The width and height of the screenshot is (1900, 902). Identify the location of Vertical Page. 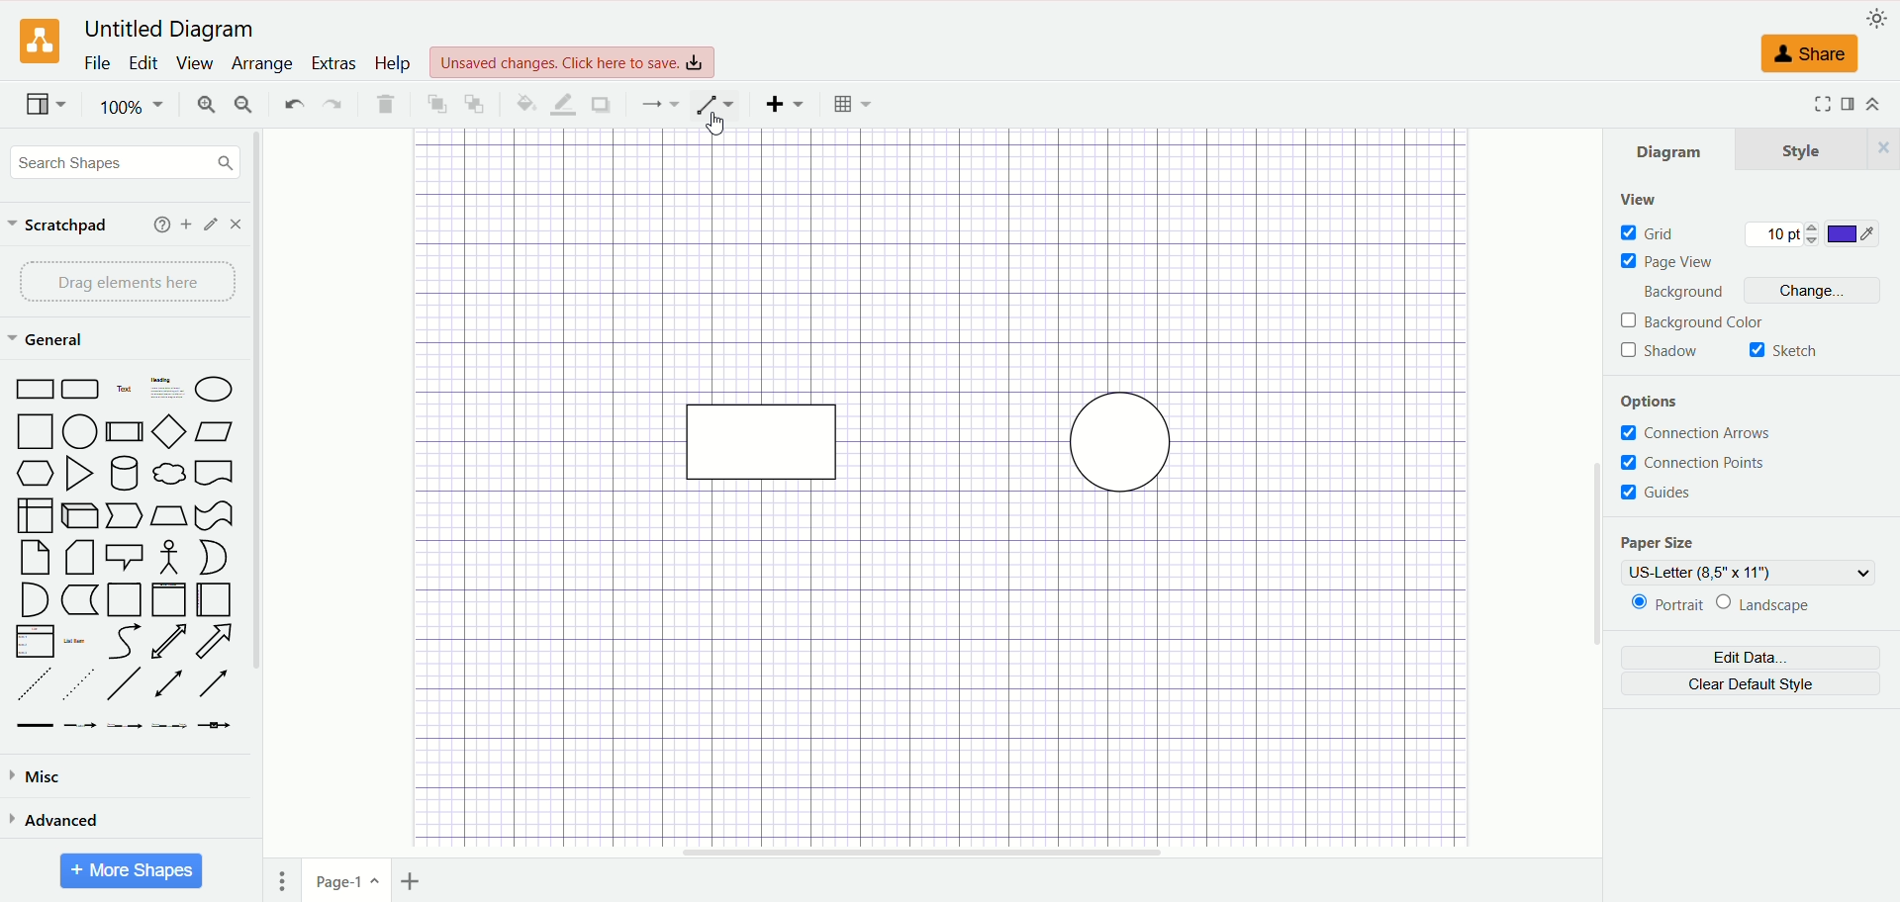
(170, 599).